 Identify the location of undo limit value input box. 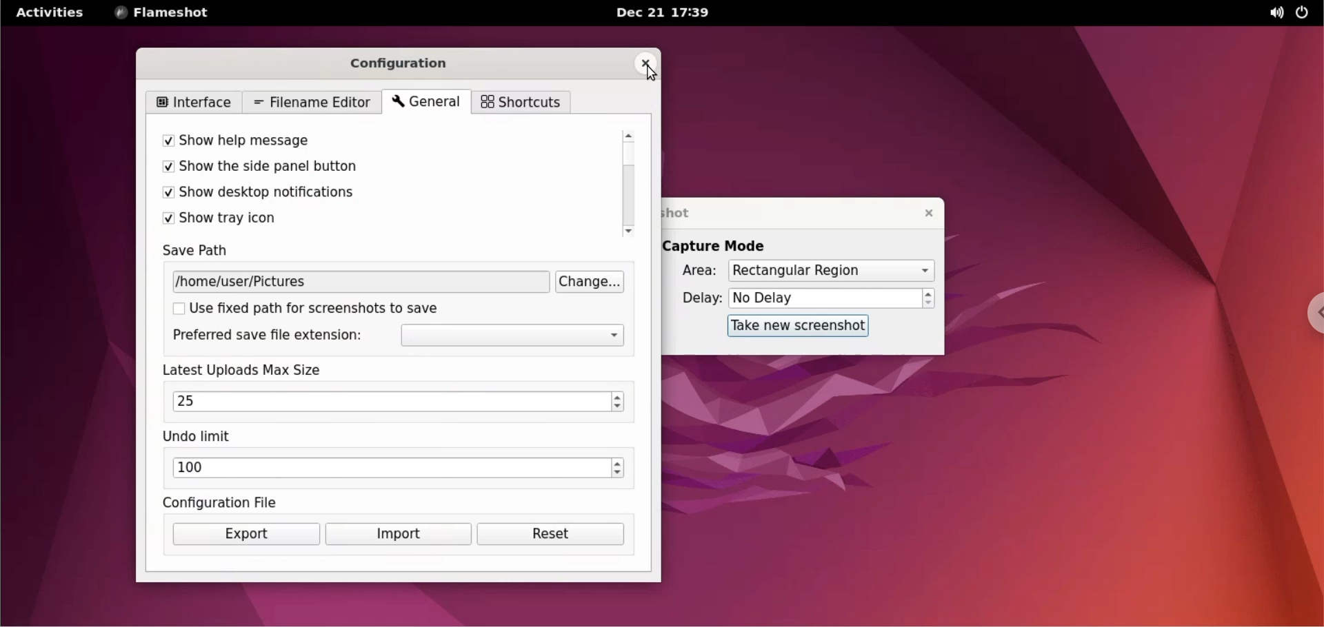
(390, 469).